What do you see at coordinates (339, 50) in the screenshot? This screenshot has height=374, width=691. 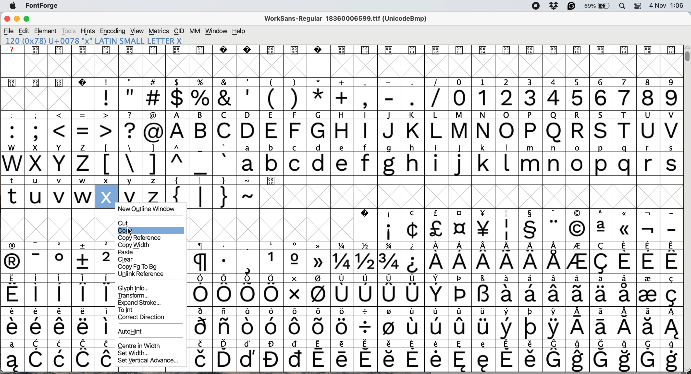 I see `text` at bounding box center [339, 50].